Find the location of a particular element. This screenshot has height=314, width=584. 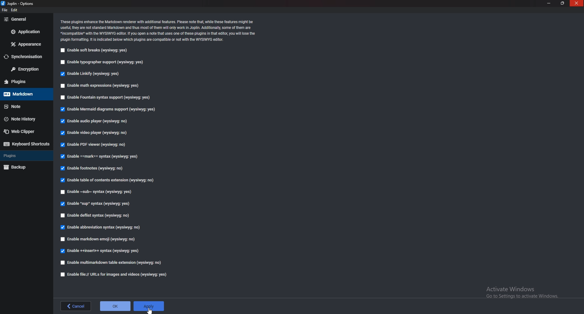

Enable sub syntax is located at coordinates (98, 192).